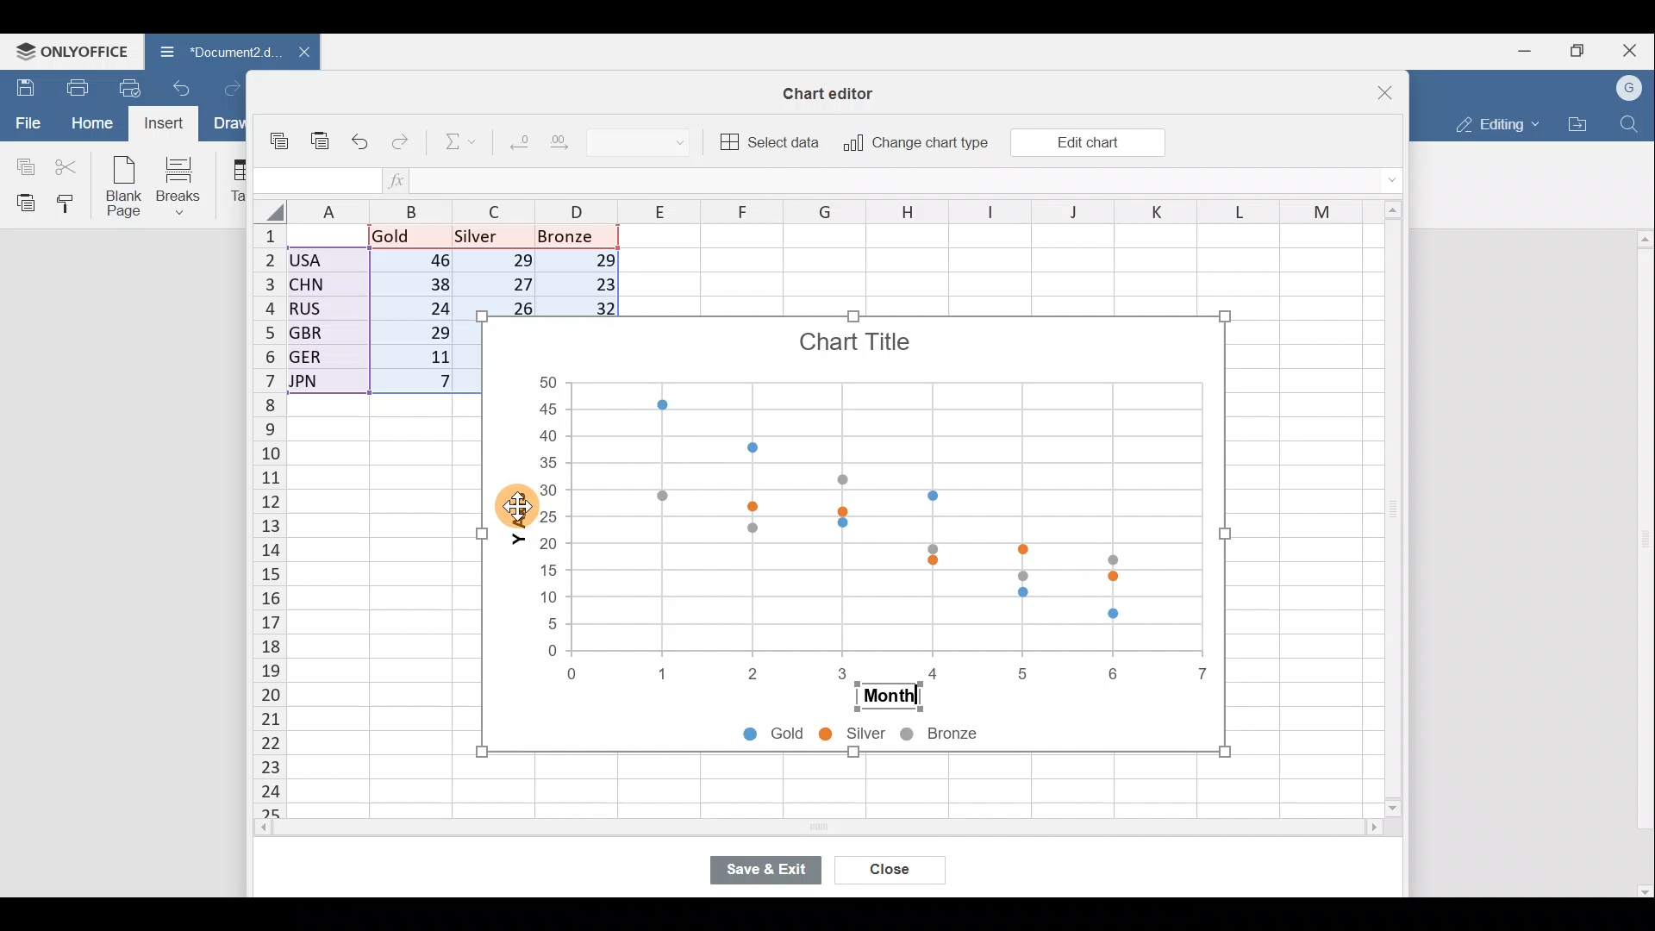 This screenshot has height=931, width=1655. I want to click on Maximize, so click(1578, 51).